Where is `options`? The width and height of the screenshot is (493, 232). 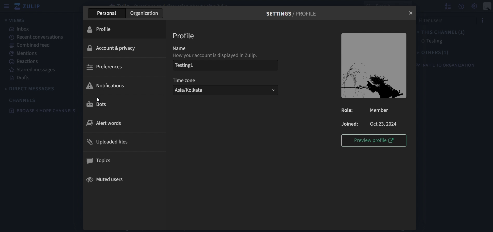
options is located at coordinates (481, 21).